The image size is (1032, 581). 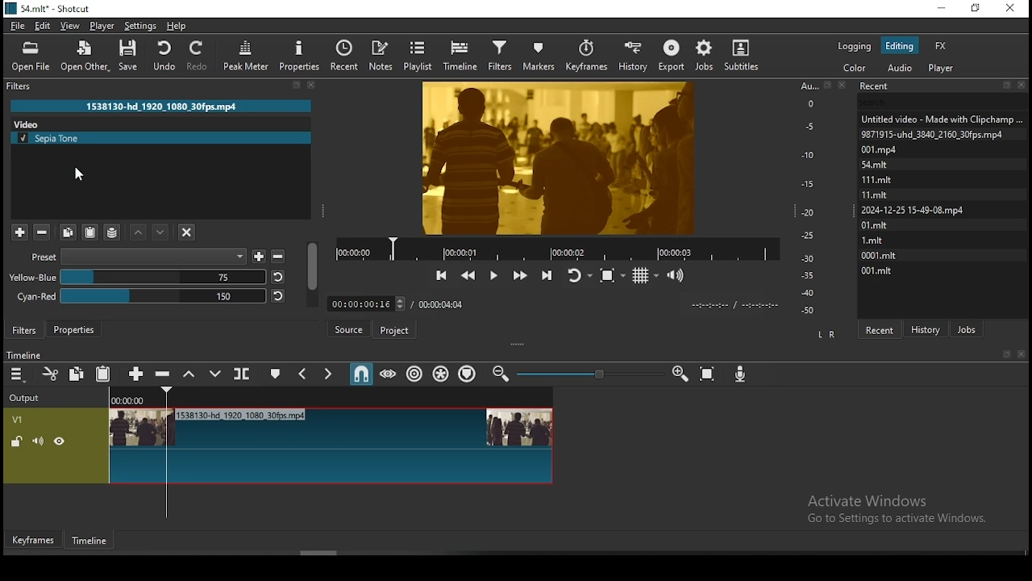 What do you see at coordinates (673, 54) in the screenshot?
I see `export` at bounding box center [673, 54].